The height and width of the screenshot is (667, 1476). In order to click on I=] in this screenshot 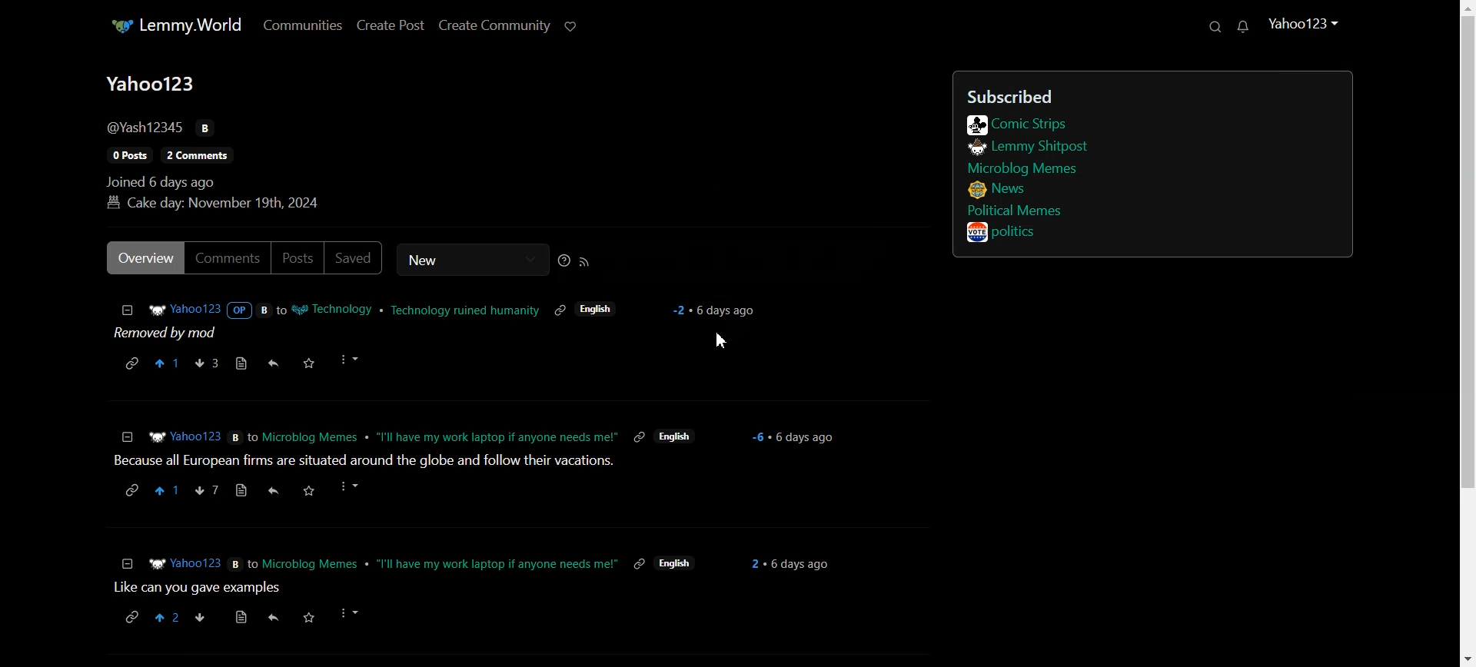, I will do `click(126, 561)`.